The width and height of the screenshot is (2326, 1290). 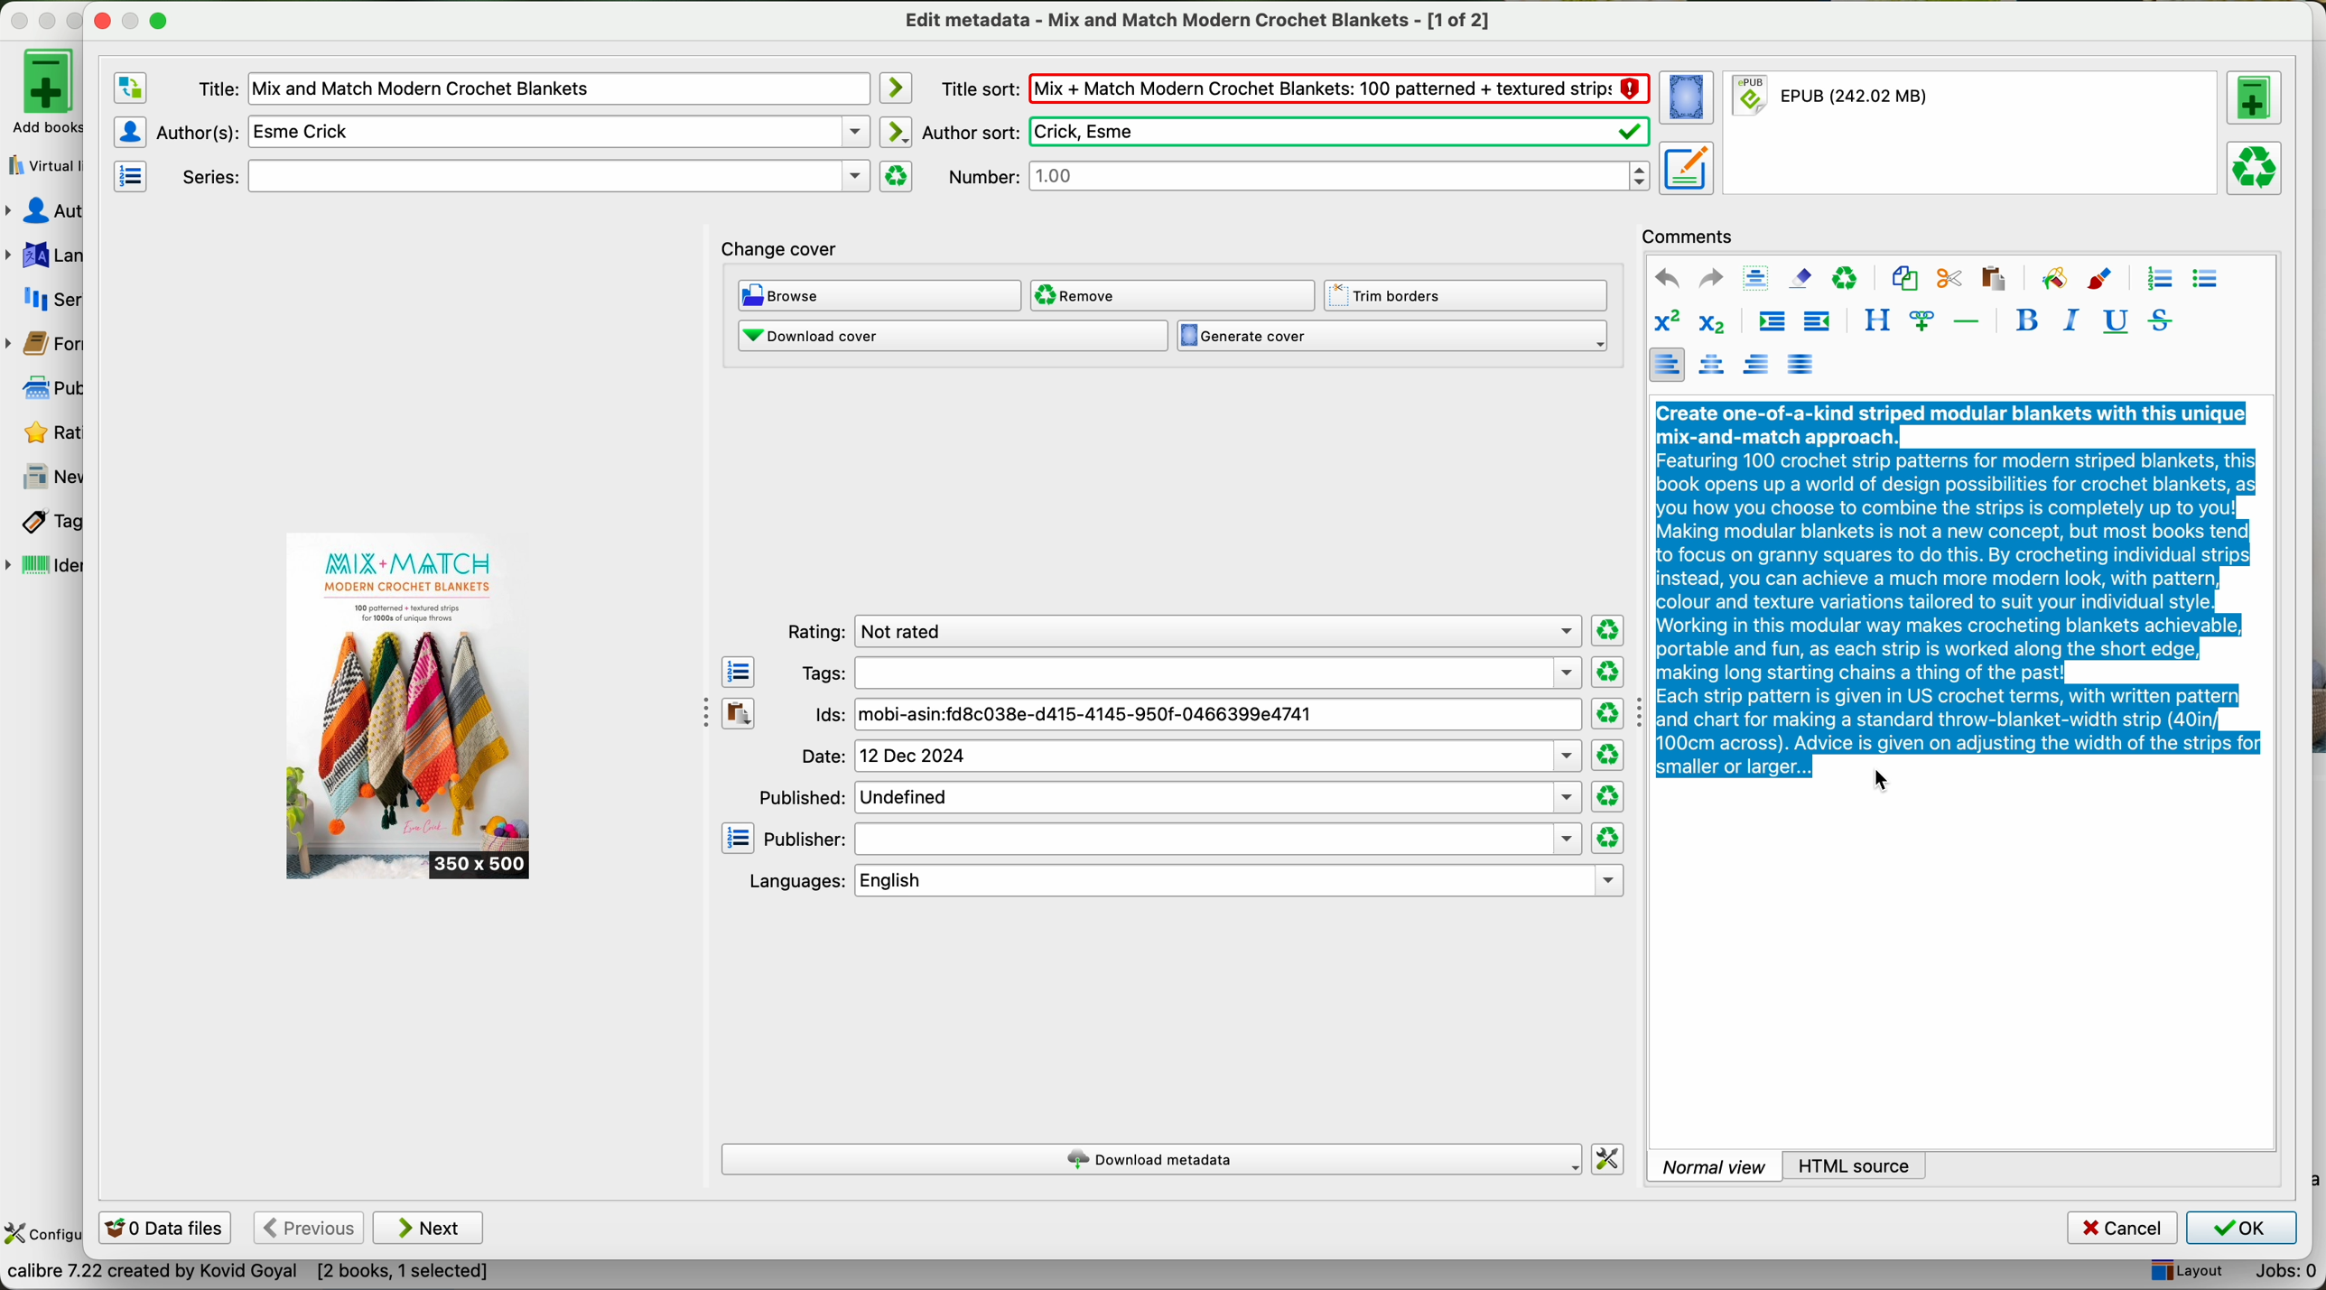 What do you see at coordinates (1949, 279) in the screenshot?
I see `cut` at bounding box center [1949, 279].